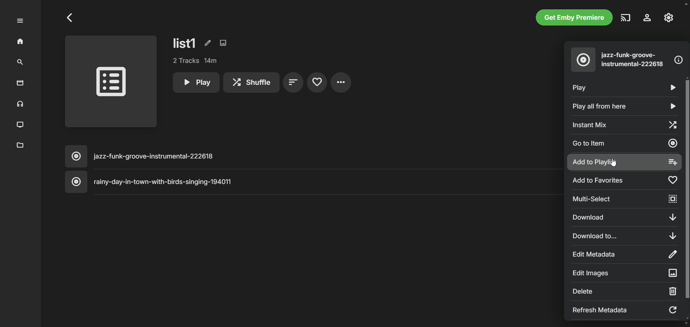 This screenshot has height=327, width=690. Describe the element at coordinates (251, 82) in the screenshot. I see `shuffle` at that location.